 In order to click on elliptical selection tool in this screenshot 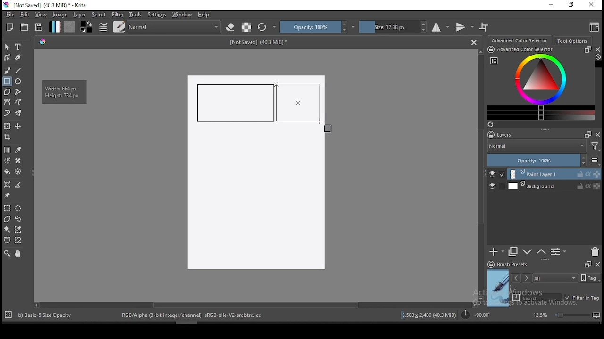, I will do `click(18, 209)`.